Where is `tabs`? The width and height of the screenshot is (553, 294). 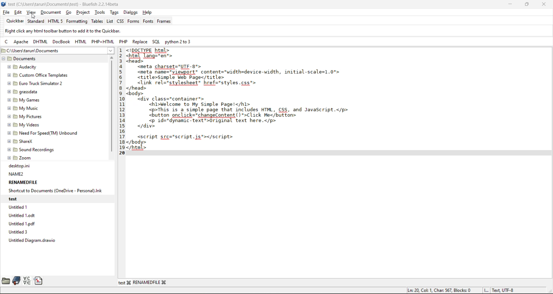
tabs is located at coordinates (143, 282).